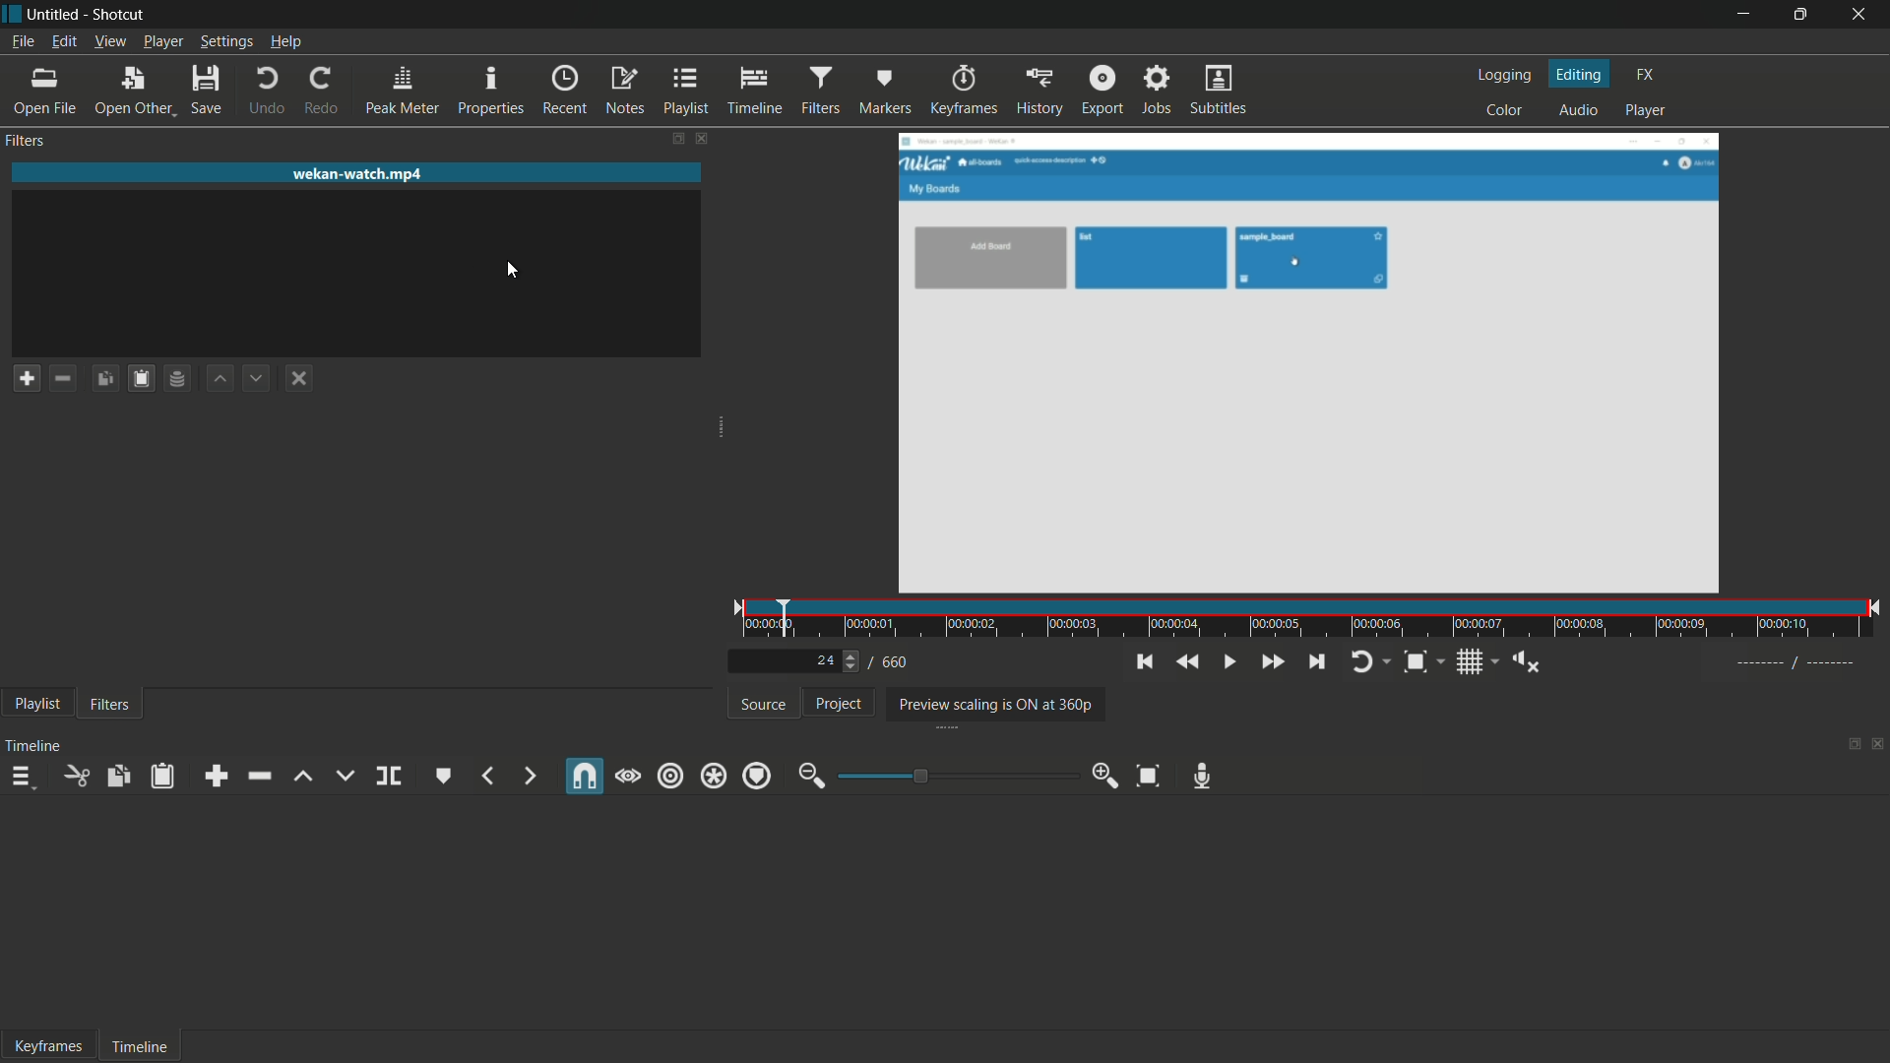 The height and width of the screenshot is (1063, 1890). What do you see at coordinates (132, 90) in the screenshot?
I see `open other` at bounding box center [132, 90].